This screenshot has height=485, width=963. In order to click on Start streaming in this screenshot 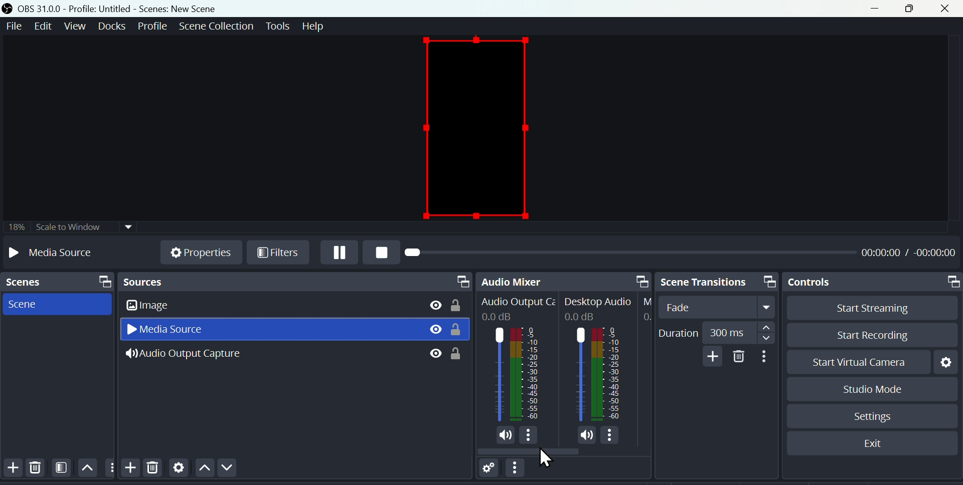, I will do `click(866, 308)`.